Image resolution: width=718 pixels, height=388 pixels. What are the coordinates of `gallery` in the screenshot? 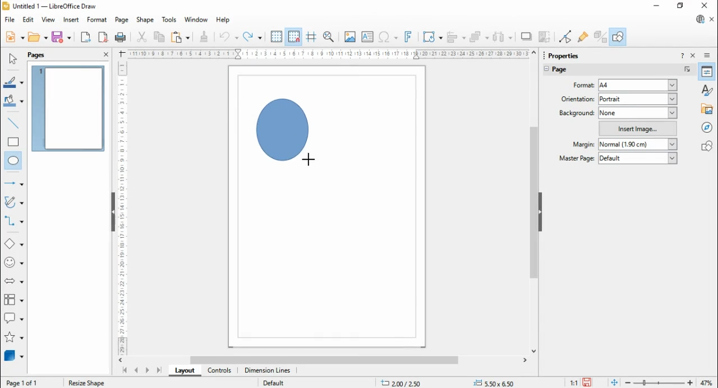 It's located at (708, 108).